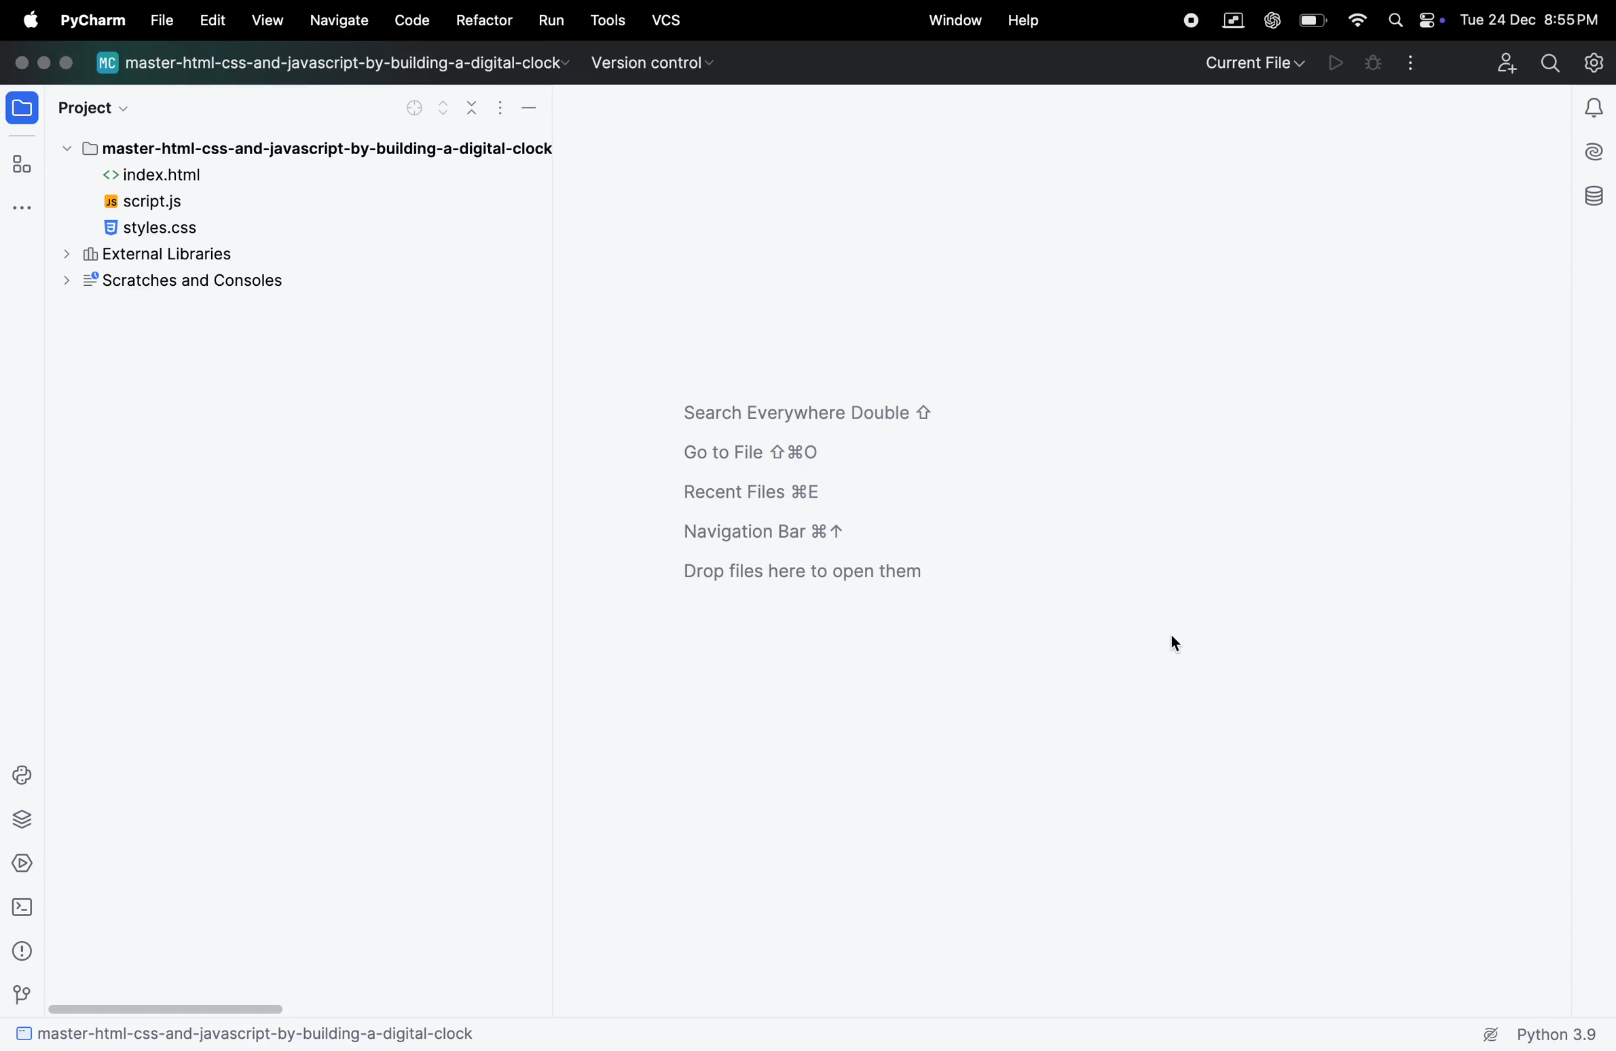 The width and height of the screenshot is (1616, 1051). Describe the element at coordinates (474, 107) in the screenshot. I see `remove selected` at that location.